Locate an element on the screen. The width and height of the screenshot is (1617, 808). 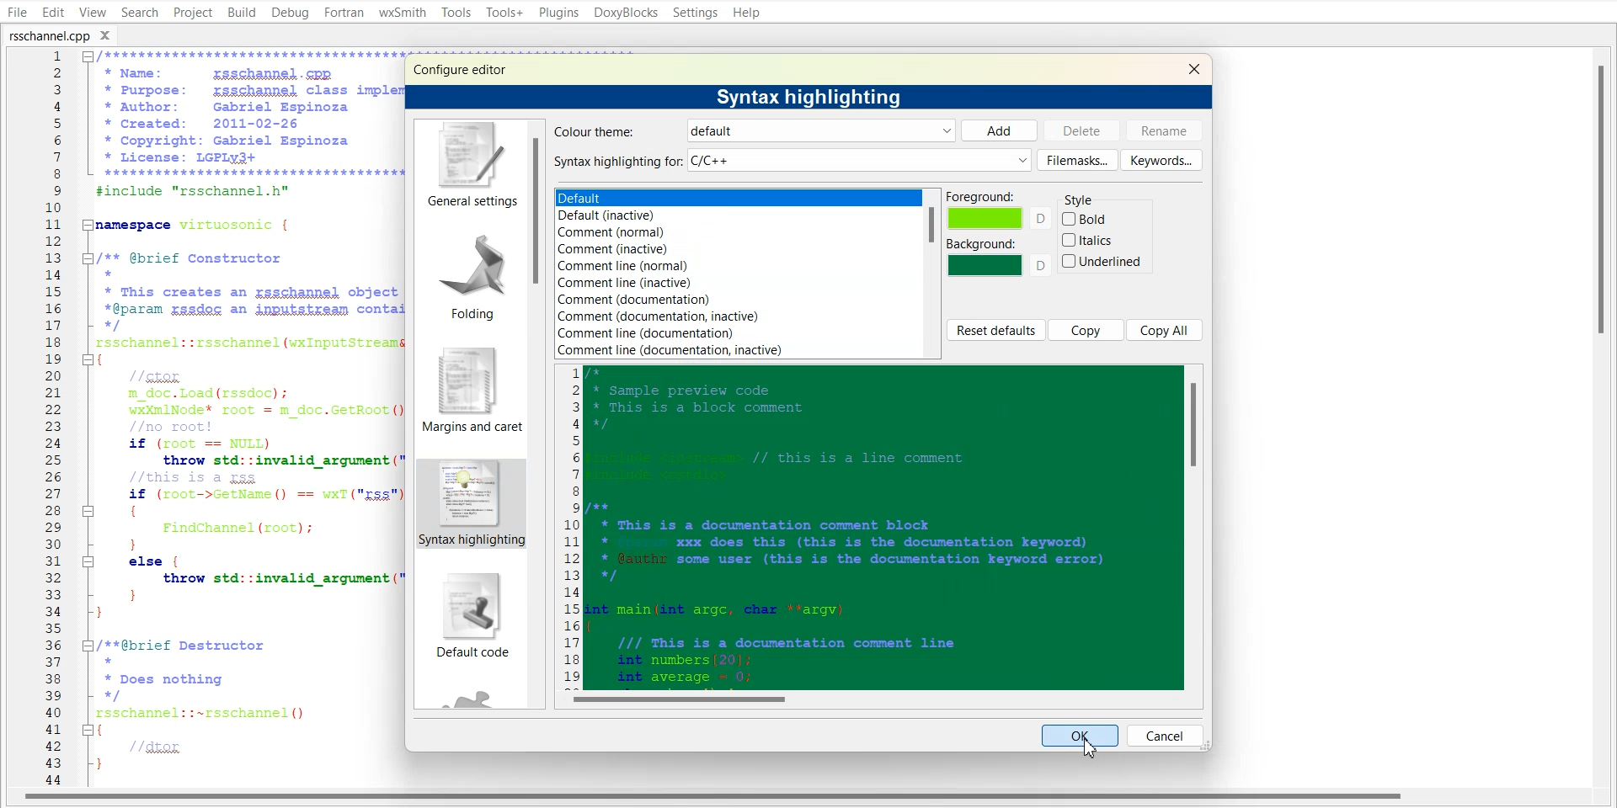
Underlined is located at coordinates (1102, 261).